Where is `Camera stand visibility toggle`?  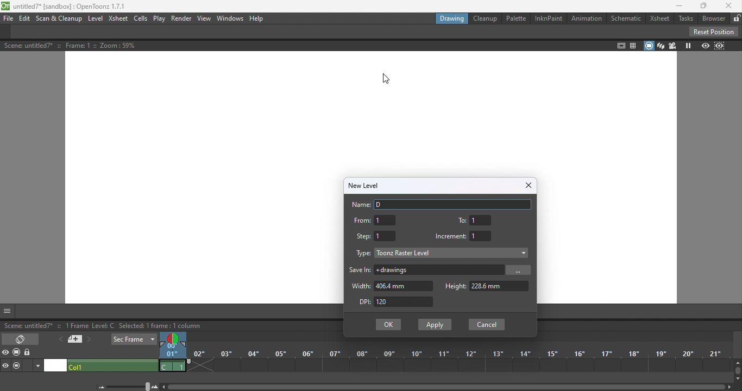 Camera stand visibility toggle is located at coordinates (17, 365).